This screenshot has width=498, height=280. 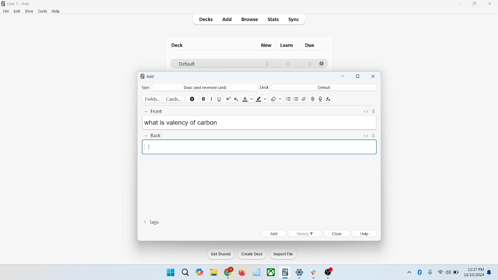 I want to click on back, so click(x=153, y=136).